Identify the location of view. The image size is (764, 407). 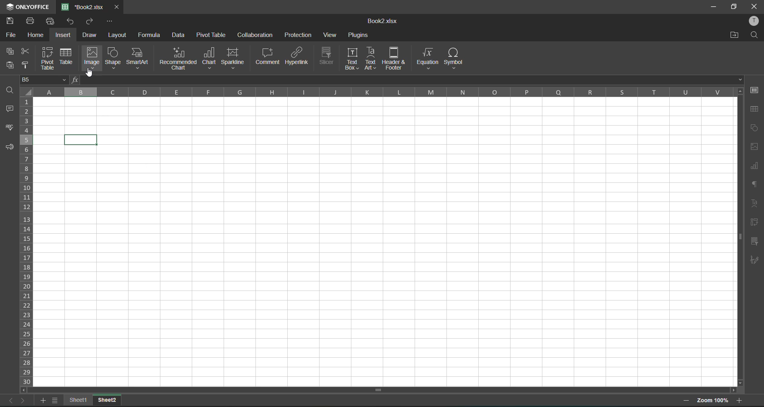
(332, 36).